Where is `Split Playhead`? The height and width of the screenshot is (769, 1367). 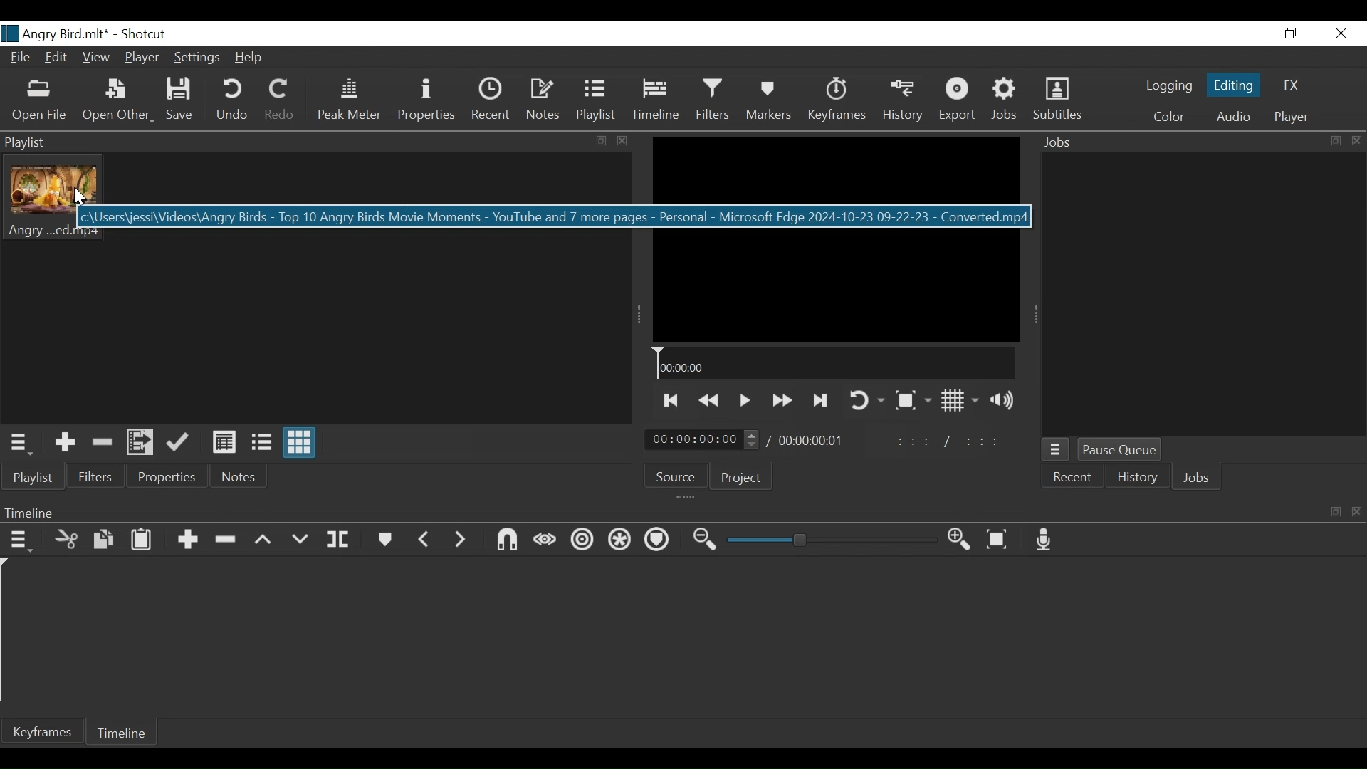
Split Playhead is located at coordinates (337, 540).